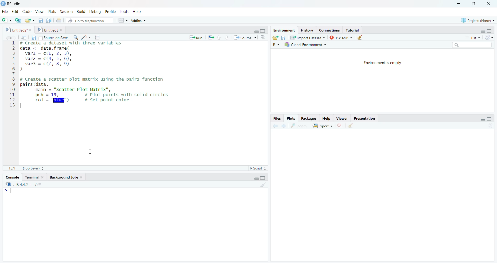 This screenshot has height=263, width=497. I want to click on 156 mb, so click(341, 37).